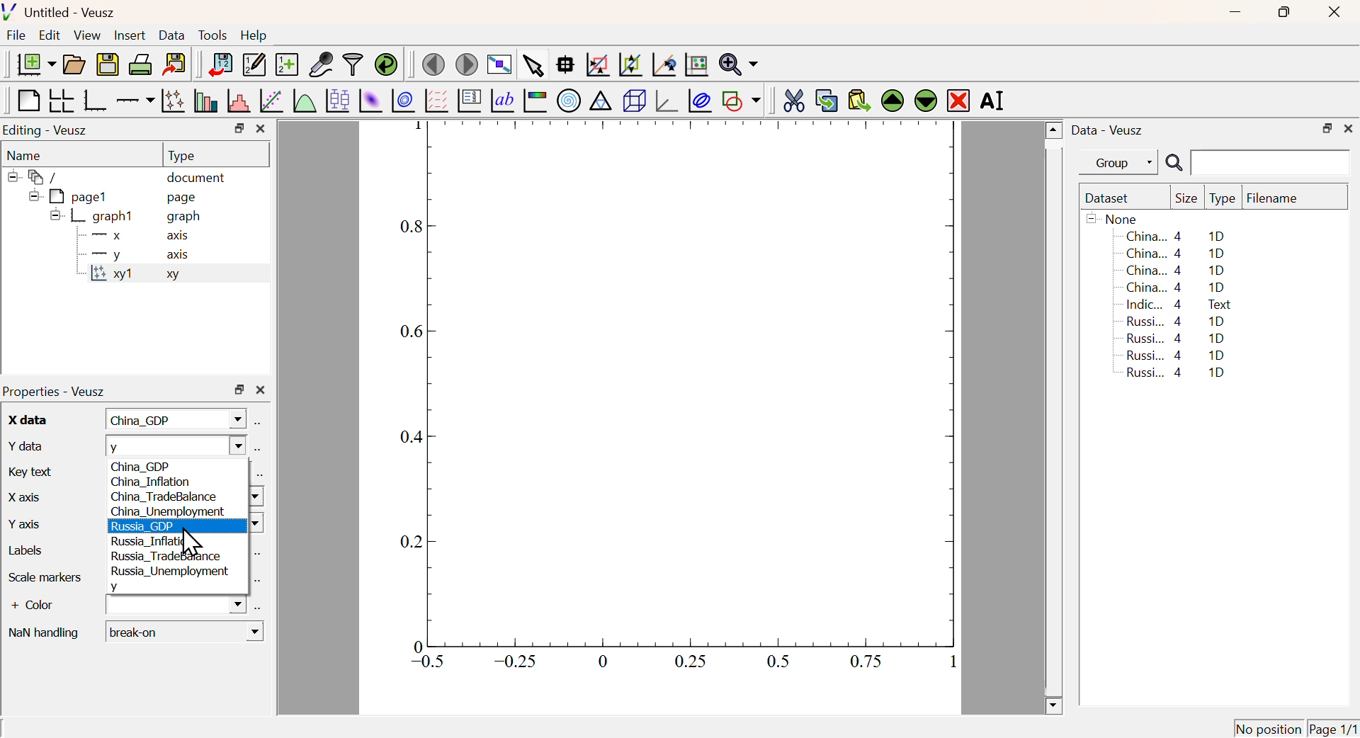  What do you see at coordinates (175, 445) in the screenshot?
I see `y` at bounding box center [175, 445].